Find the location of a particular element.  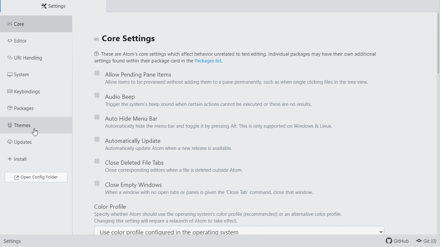

Automatically hide the menu bar and toggle it by pressing Alt. This is only supported on Windows & Linux. is located at coordinates (221, 127).